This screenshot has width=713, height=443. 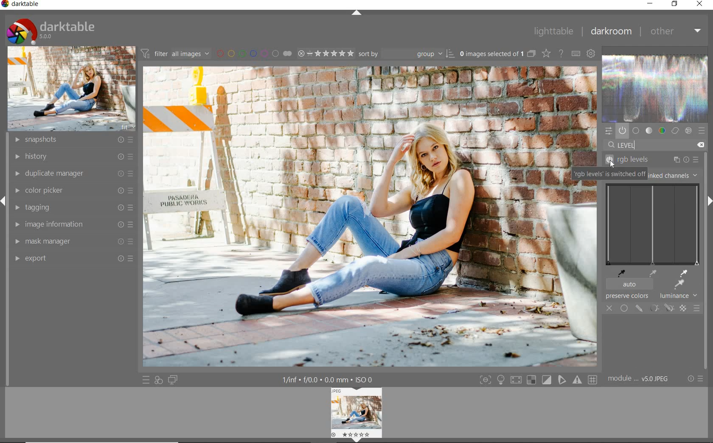 I want to click on quick access panel, so click(x=609, y=131).